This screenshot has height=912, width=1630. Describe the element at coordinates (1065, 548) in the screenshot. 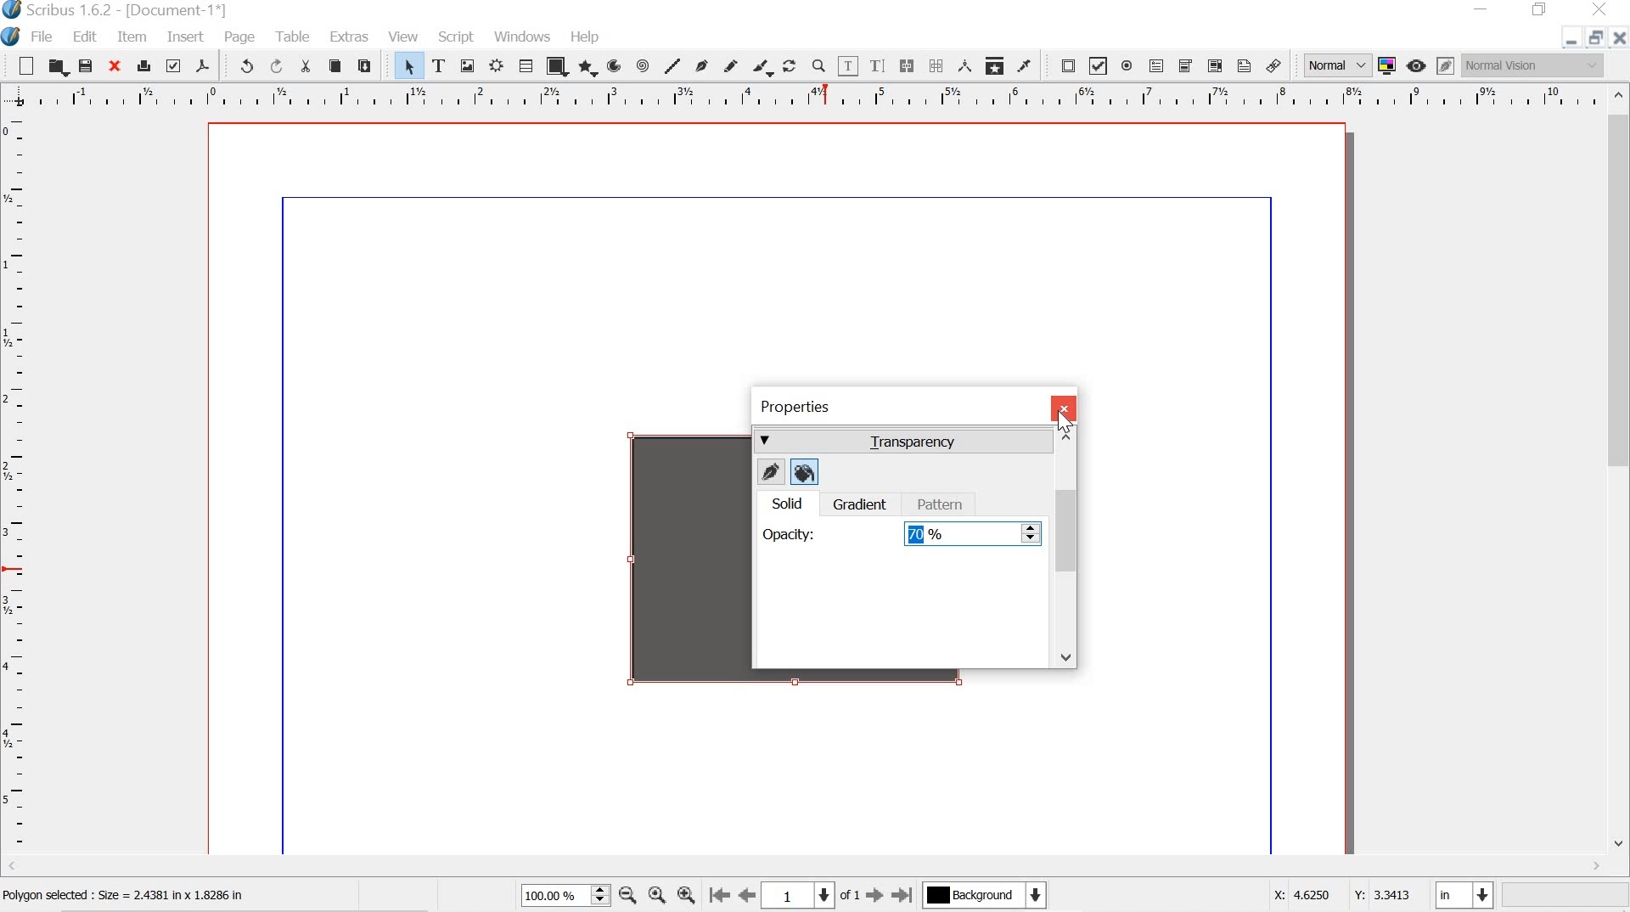

I see `scrollbar` at that location.